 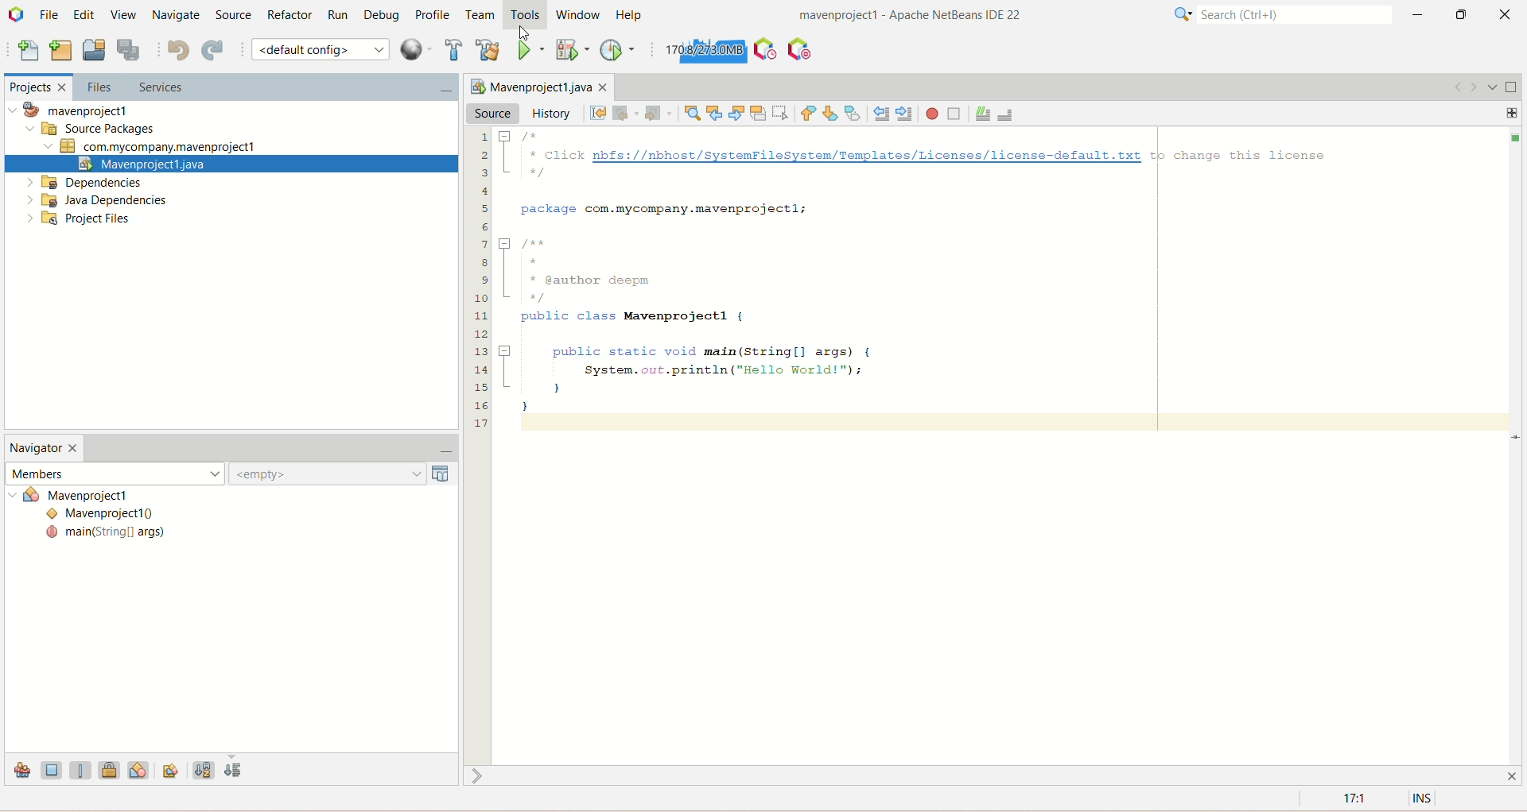 What do you see at coordinates (530, 48) in the screenshot?
I see `run project` at bounding box center [530, 48].